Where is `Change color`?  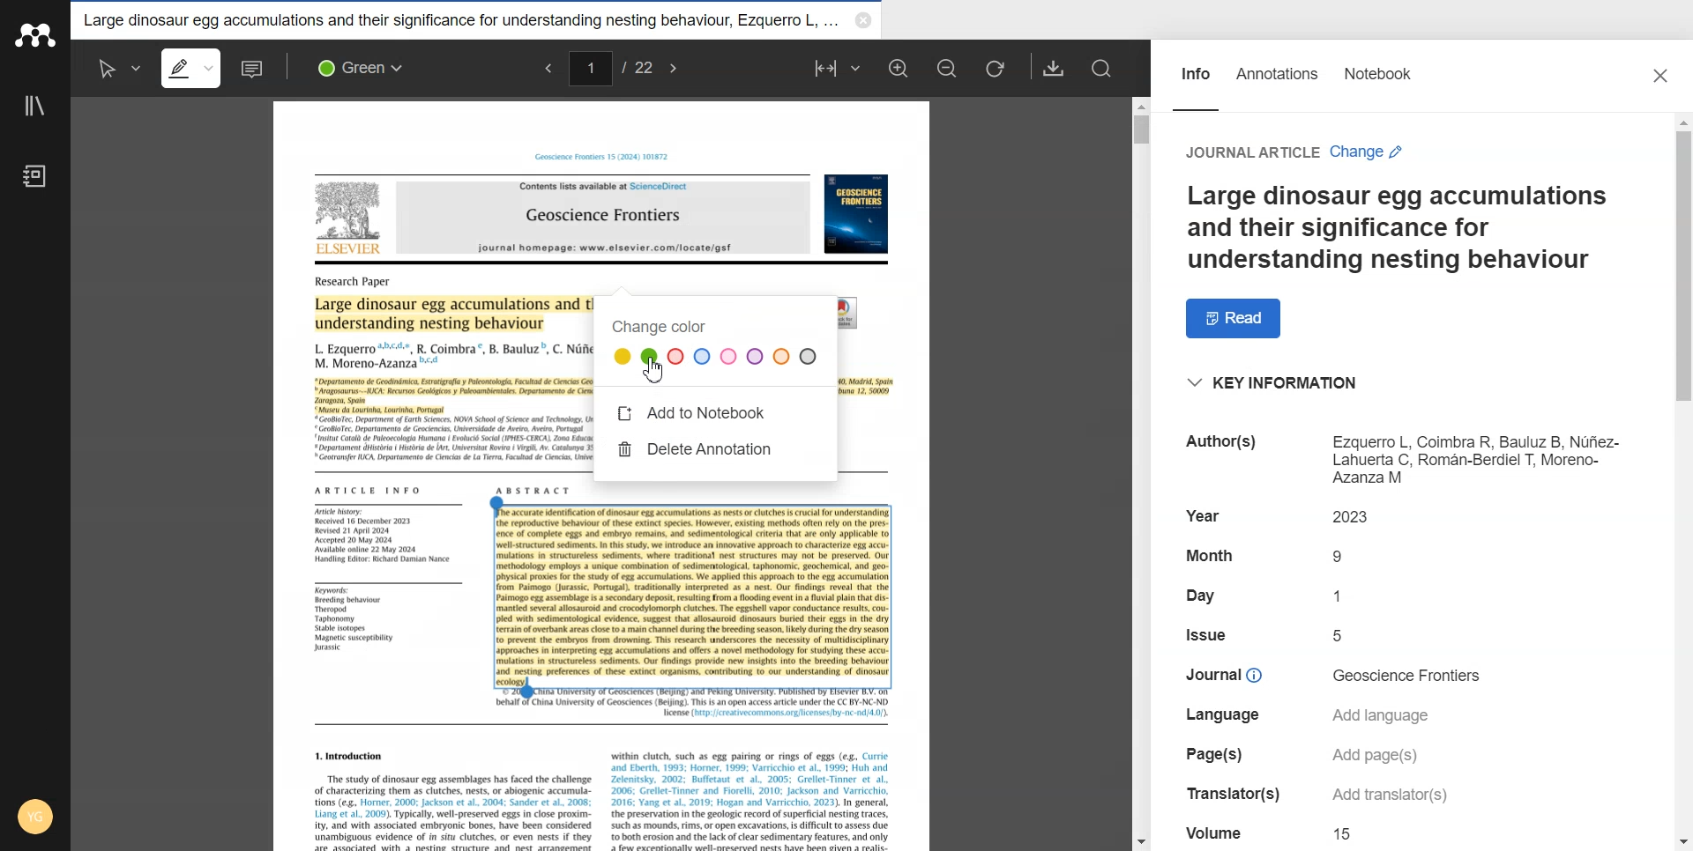 Change color is located at coordinates (715, 348).